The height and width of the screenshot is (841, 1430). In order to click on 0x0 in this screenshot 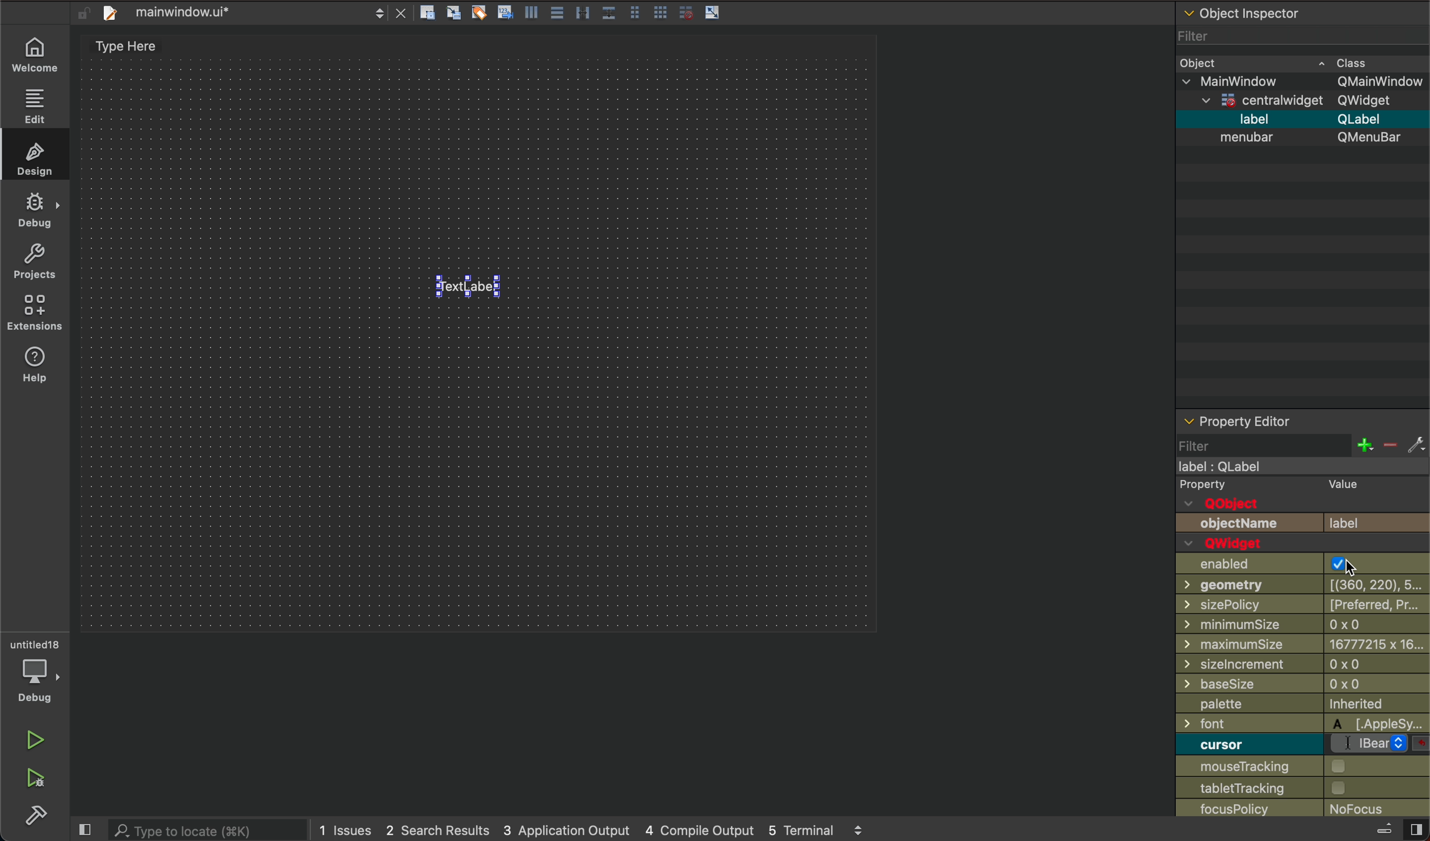, I will do `click(1361, 664)`.